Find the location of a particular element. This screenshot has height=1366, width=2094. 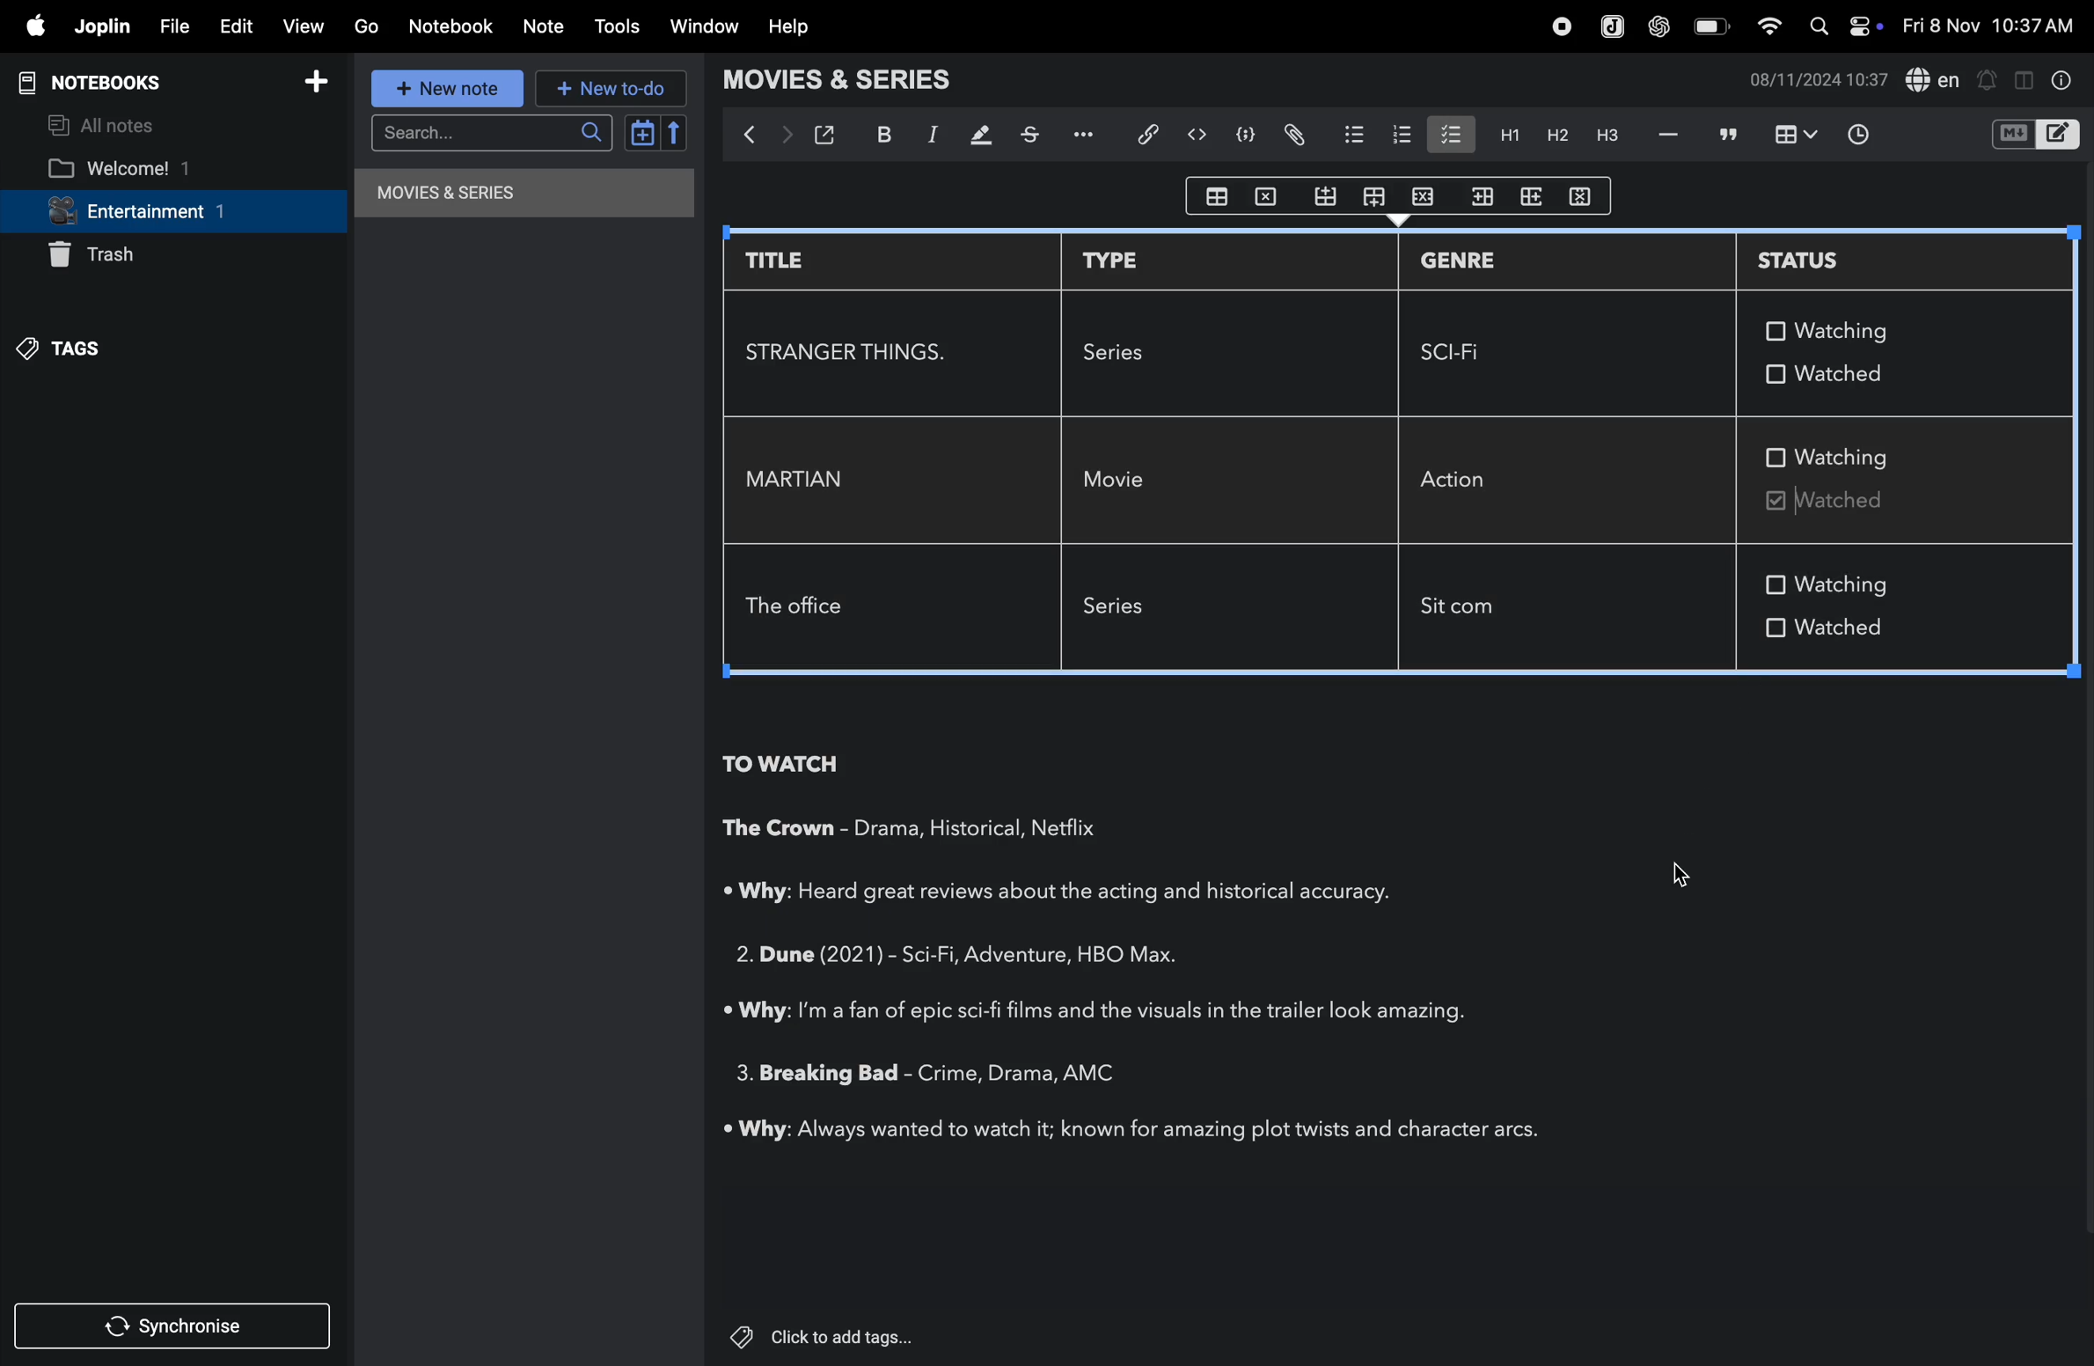

notebooks is located at coordinates (103, 80).